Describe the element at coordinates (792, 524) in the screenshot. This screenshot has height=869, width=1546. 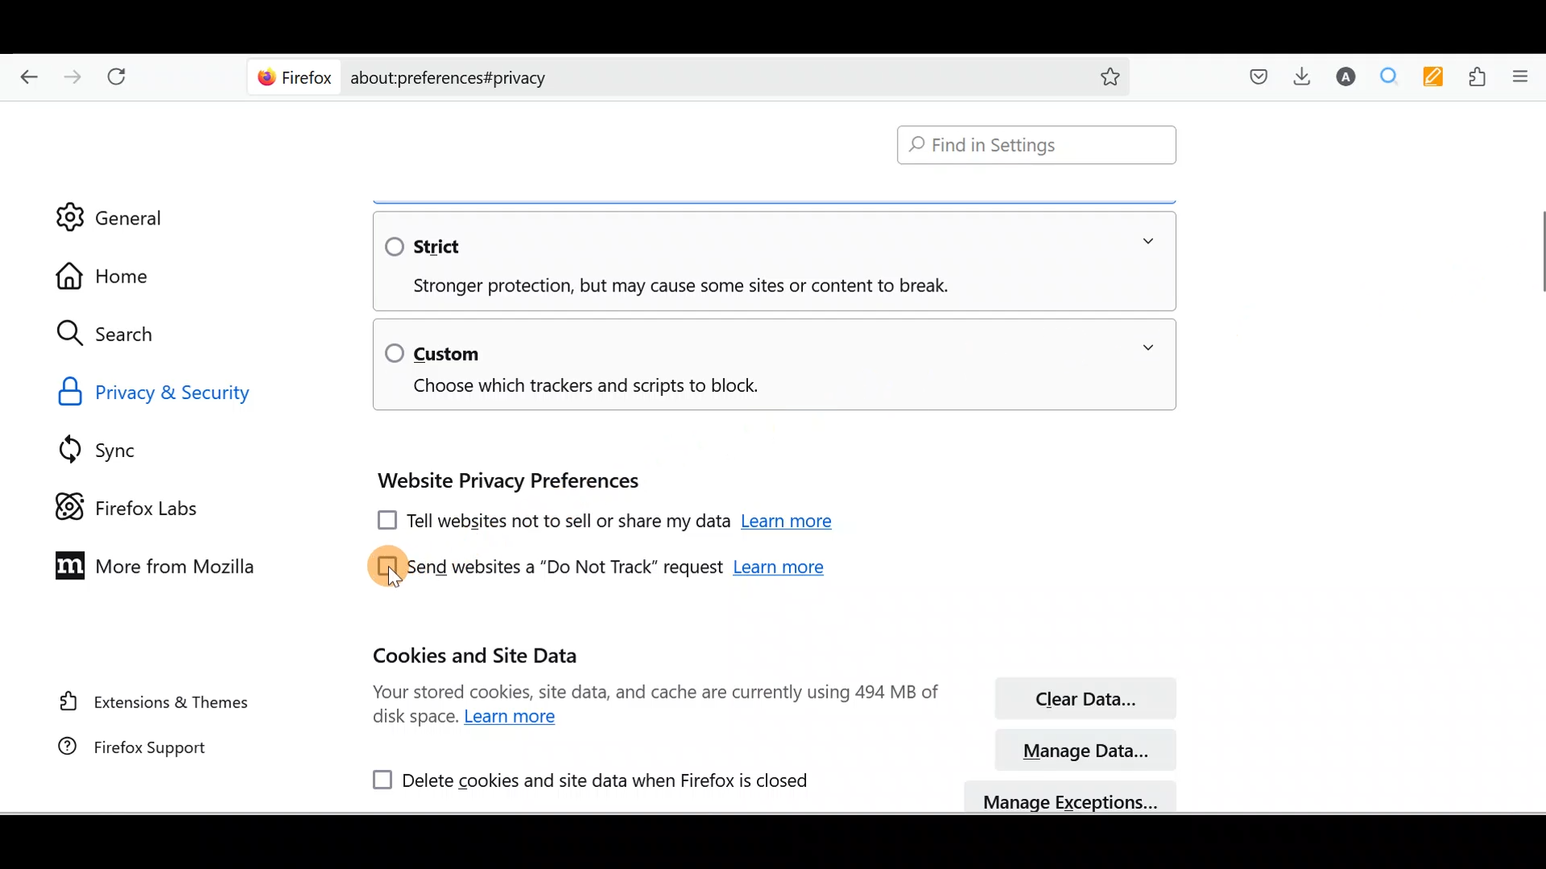
I see `Learn more` at that location.